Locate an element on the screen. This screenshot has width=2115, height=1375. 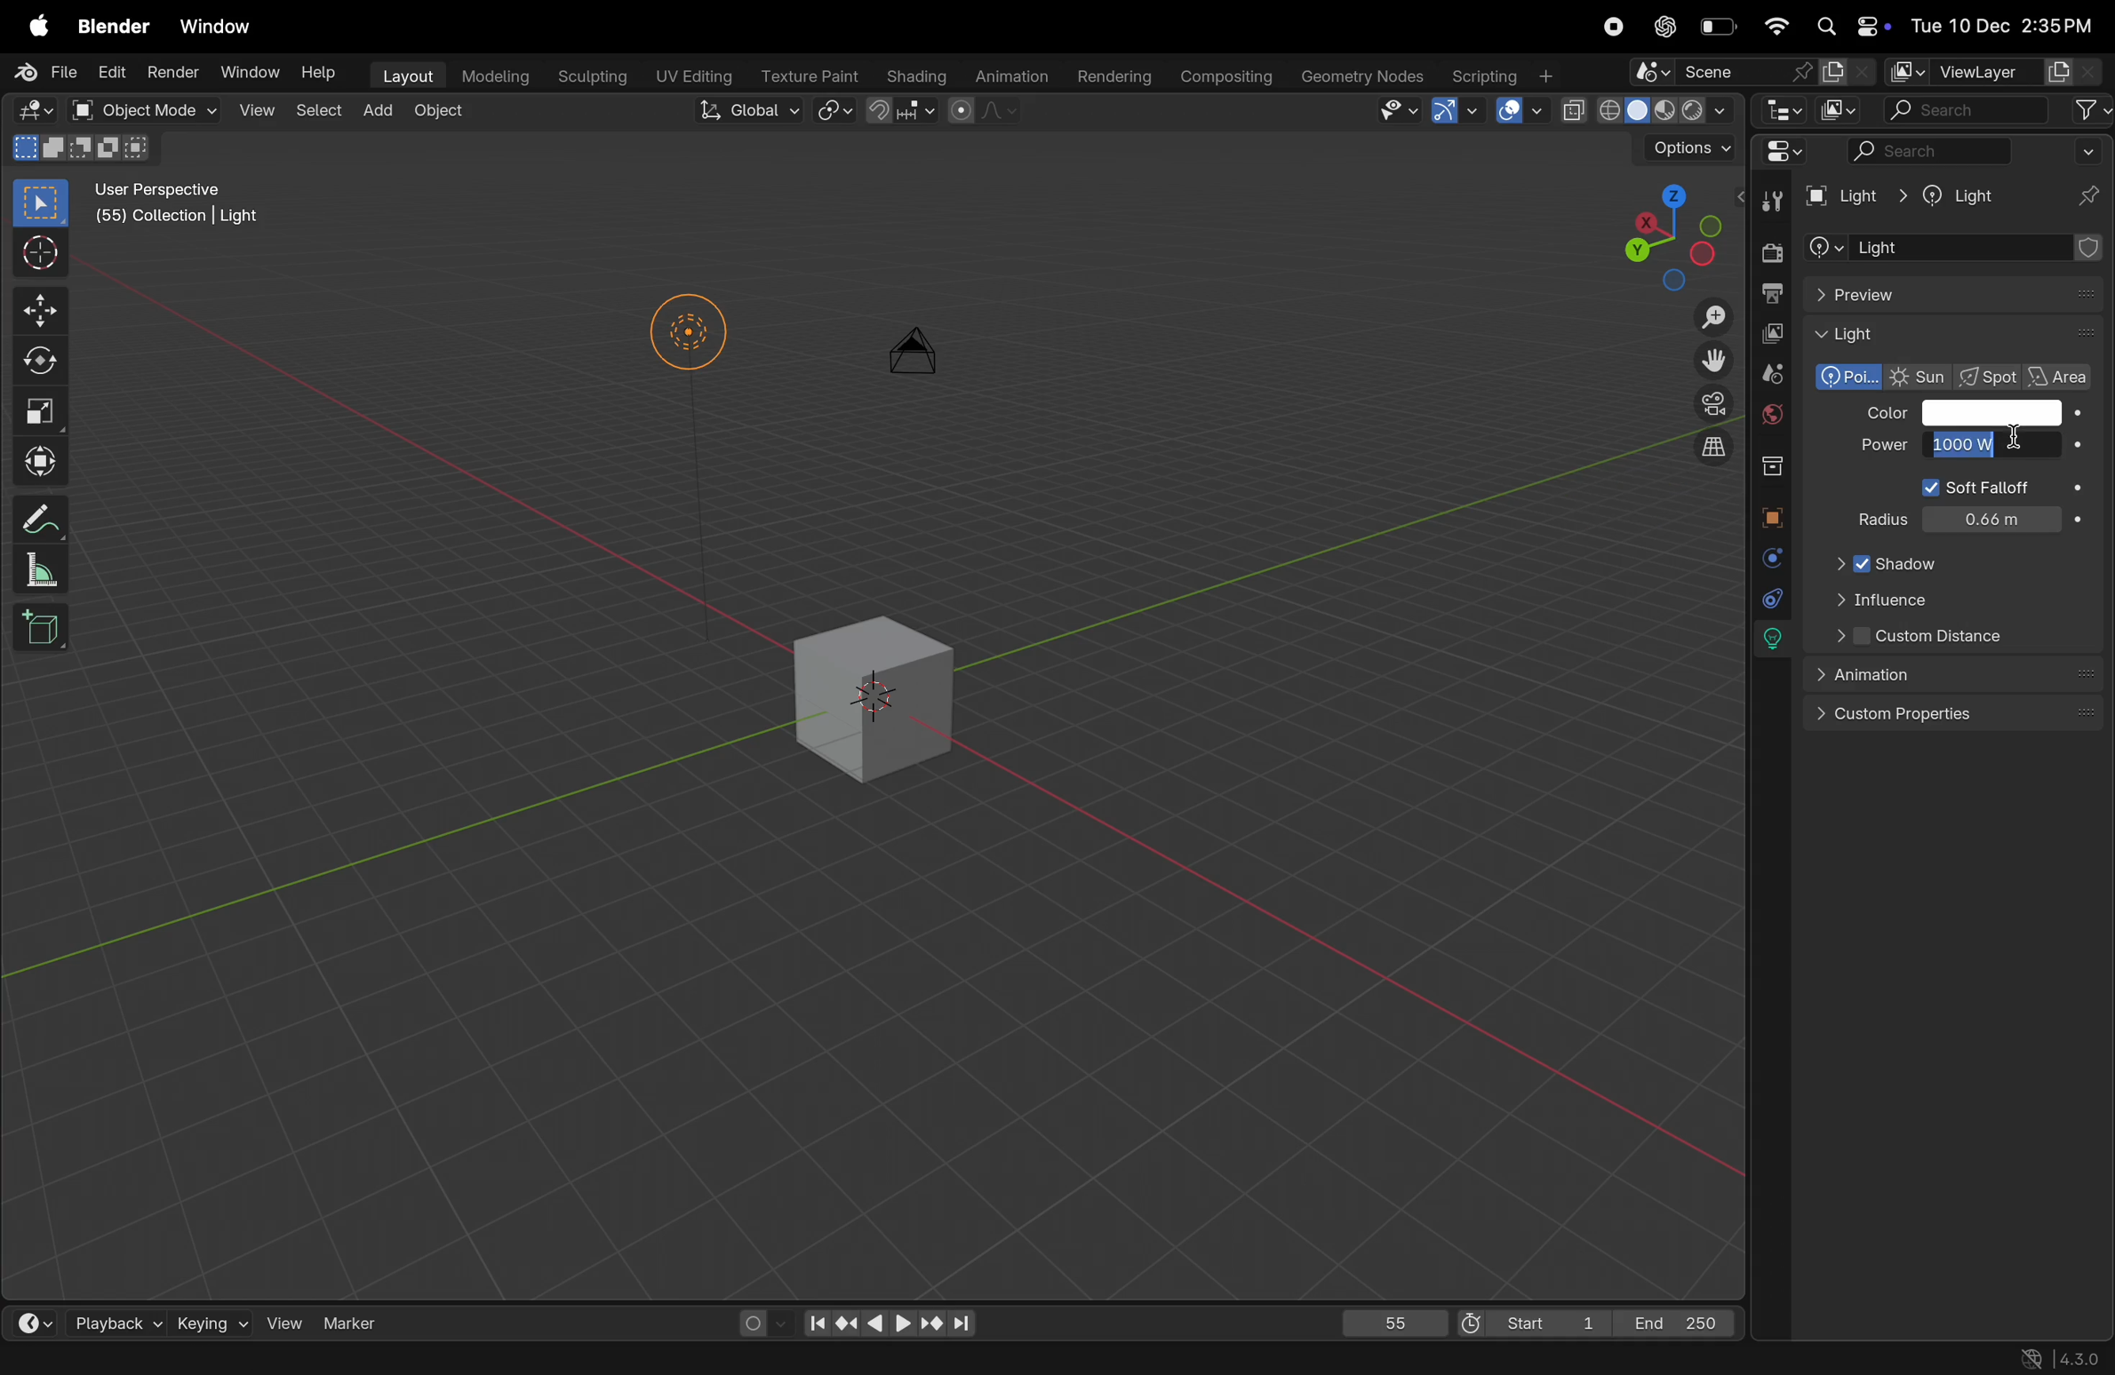
view is located at coordinates (254, 112).